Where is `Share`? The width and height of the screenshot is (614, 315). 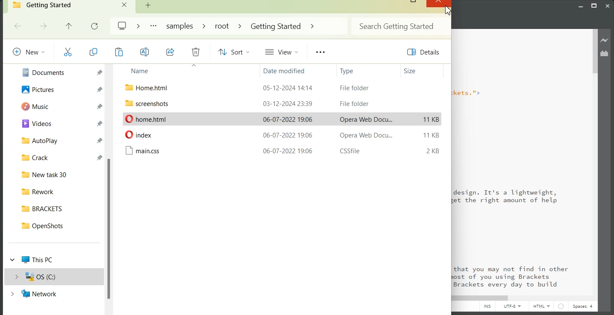 Share is located at coordinates (171, 52).